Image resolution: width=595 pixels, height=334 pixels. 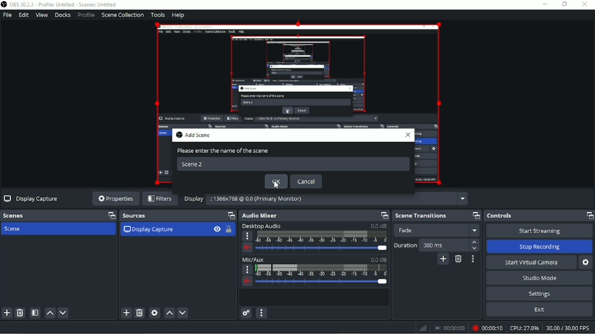 What do you see at coordinates (246, 313) in the screenshot?
I see `Advanced audio properties` at bounding box center [246, 313].